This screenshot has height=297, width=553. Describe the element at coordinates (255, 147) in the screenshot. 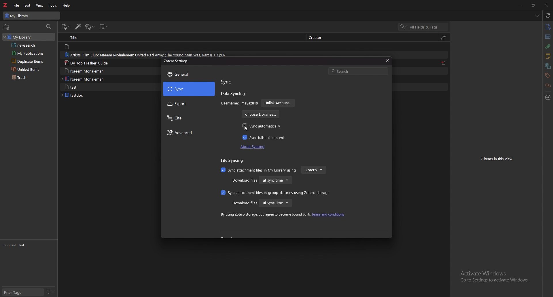

I see `about syncing` at that location.